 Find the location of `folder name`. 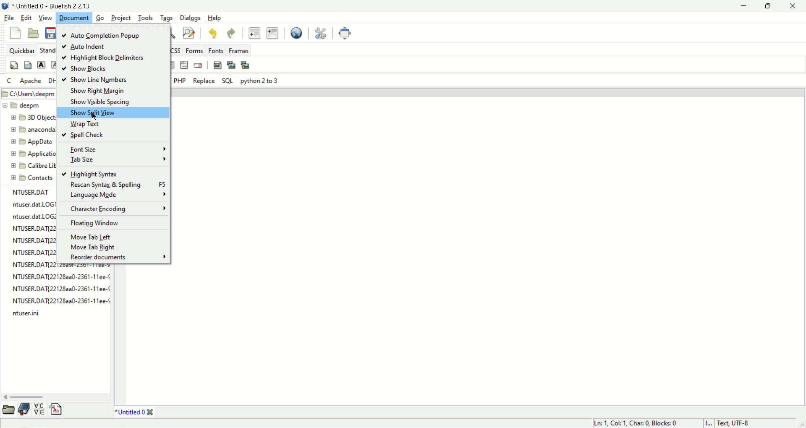

folder name is located at coordinates (36, 117).